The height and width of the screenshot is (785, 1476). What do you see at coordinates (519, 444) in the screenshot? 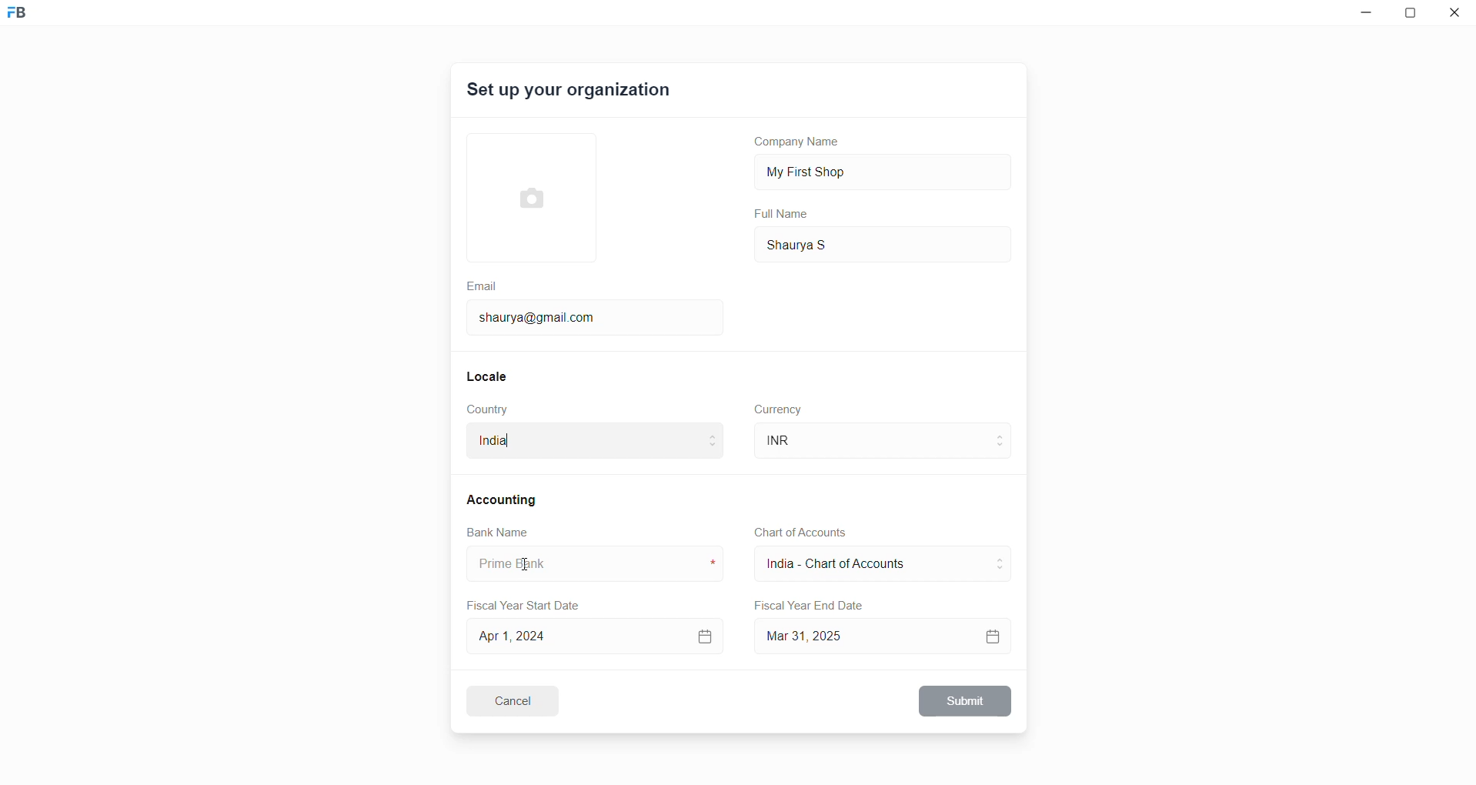
I see `India` at bounding box center [519, 444].